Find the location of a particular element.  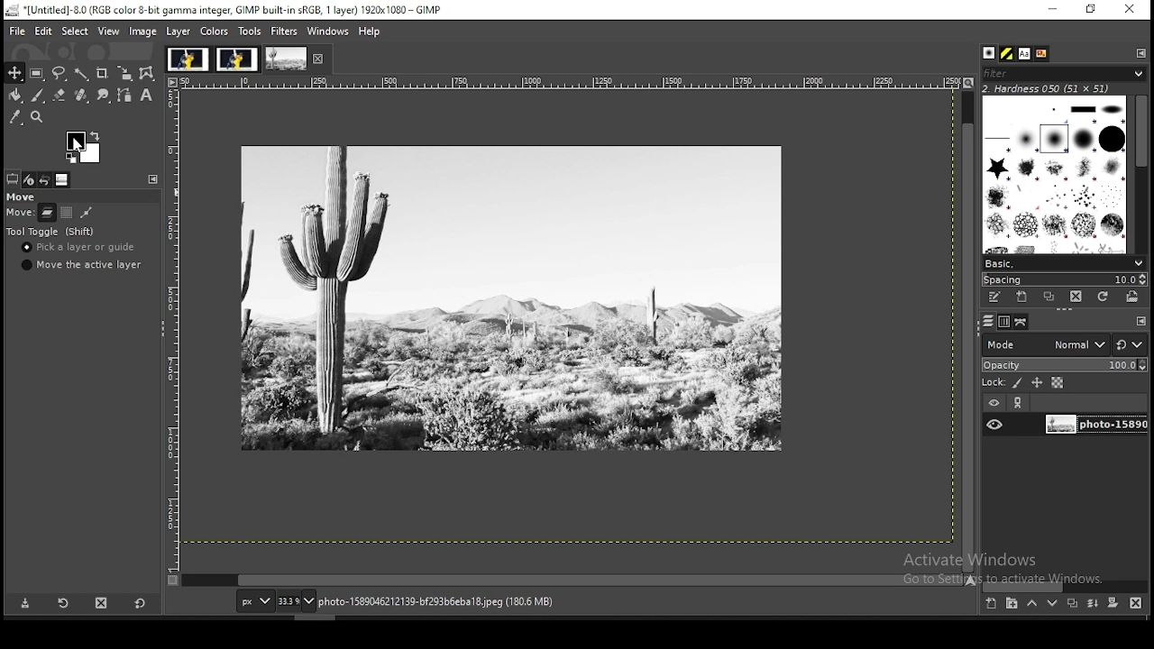

tool selection is located at coordinates (13, 178).